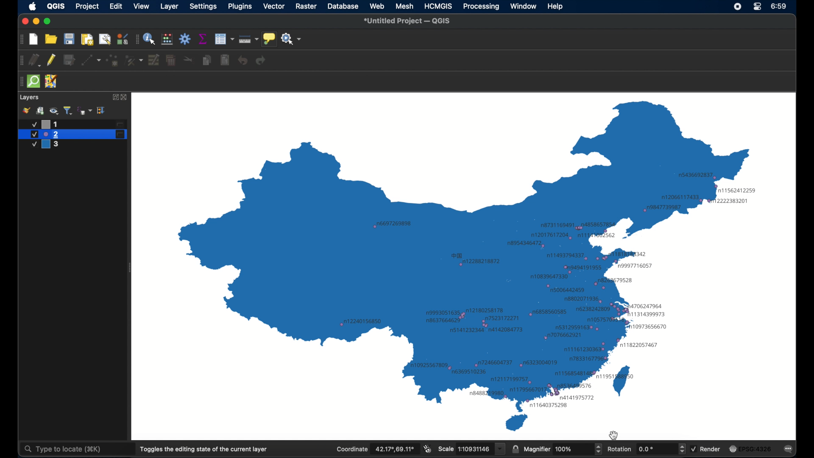 The image size is (814, 458). What do you see at coordinates (185, 39) in the screenshot?
I see `toolbox` at bounding box center [185, 39].